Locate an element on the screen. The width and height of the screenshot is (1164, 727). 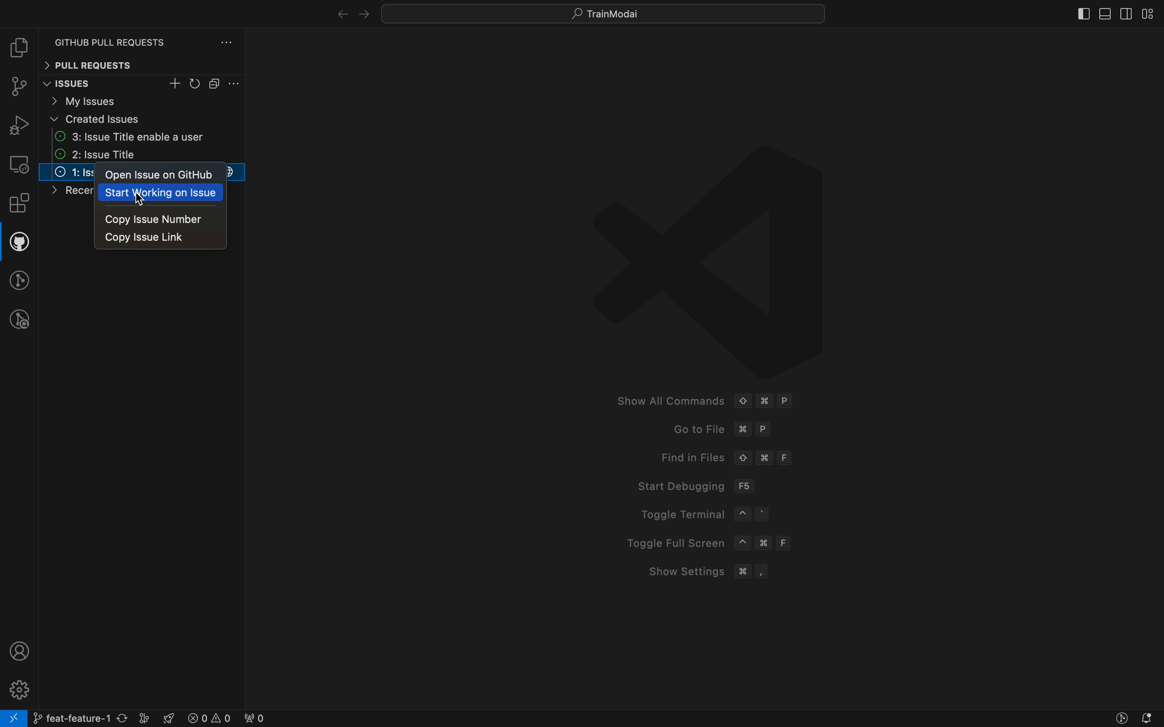
right arrow is located at coordinates (335, 11).